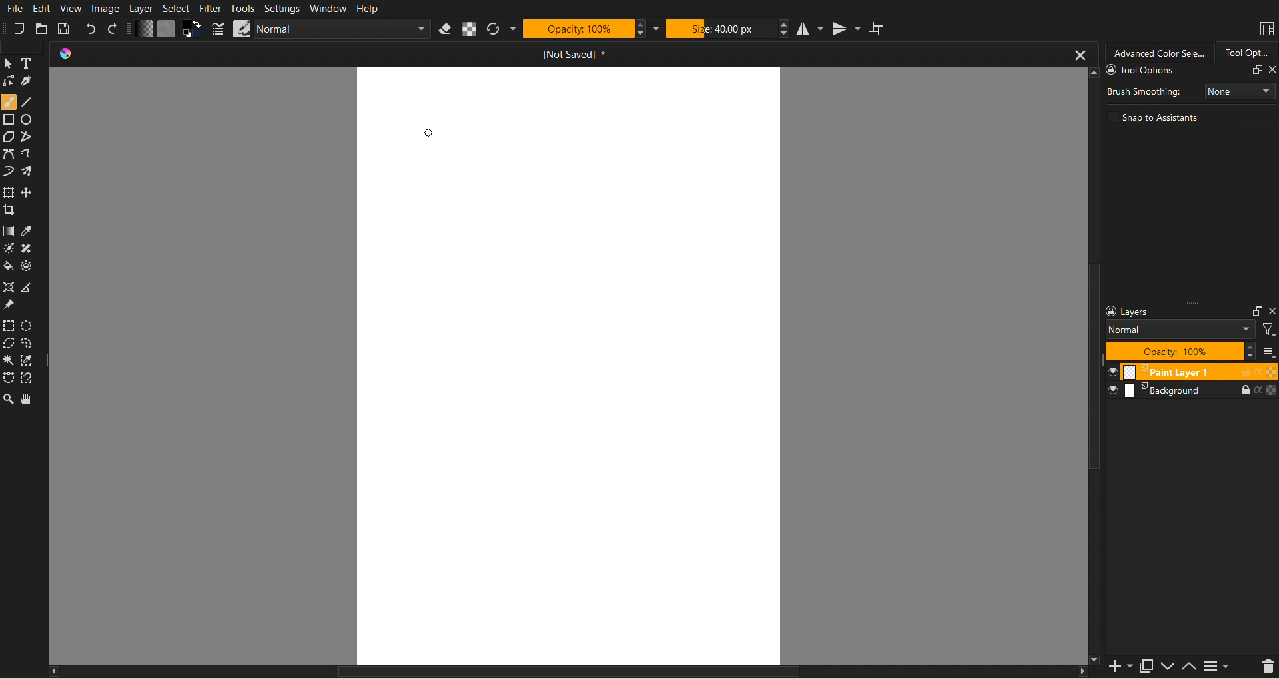  What do you see at coordinates (9, 265) in the screenshot?
I see `Color Fill` at bounding box center [9, 265].